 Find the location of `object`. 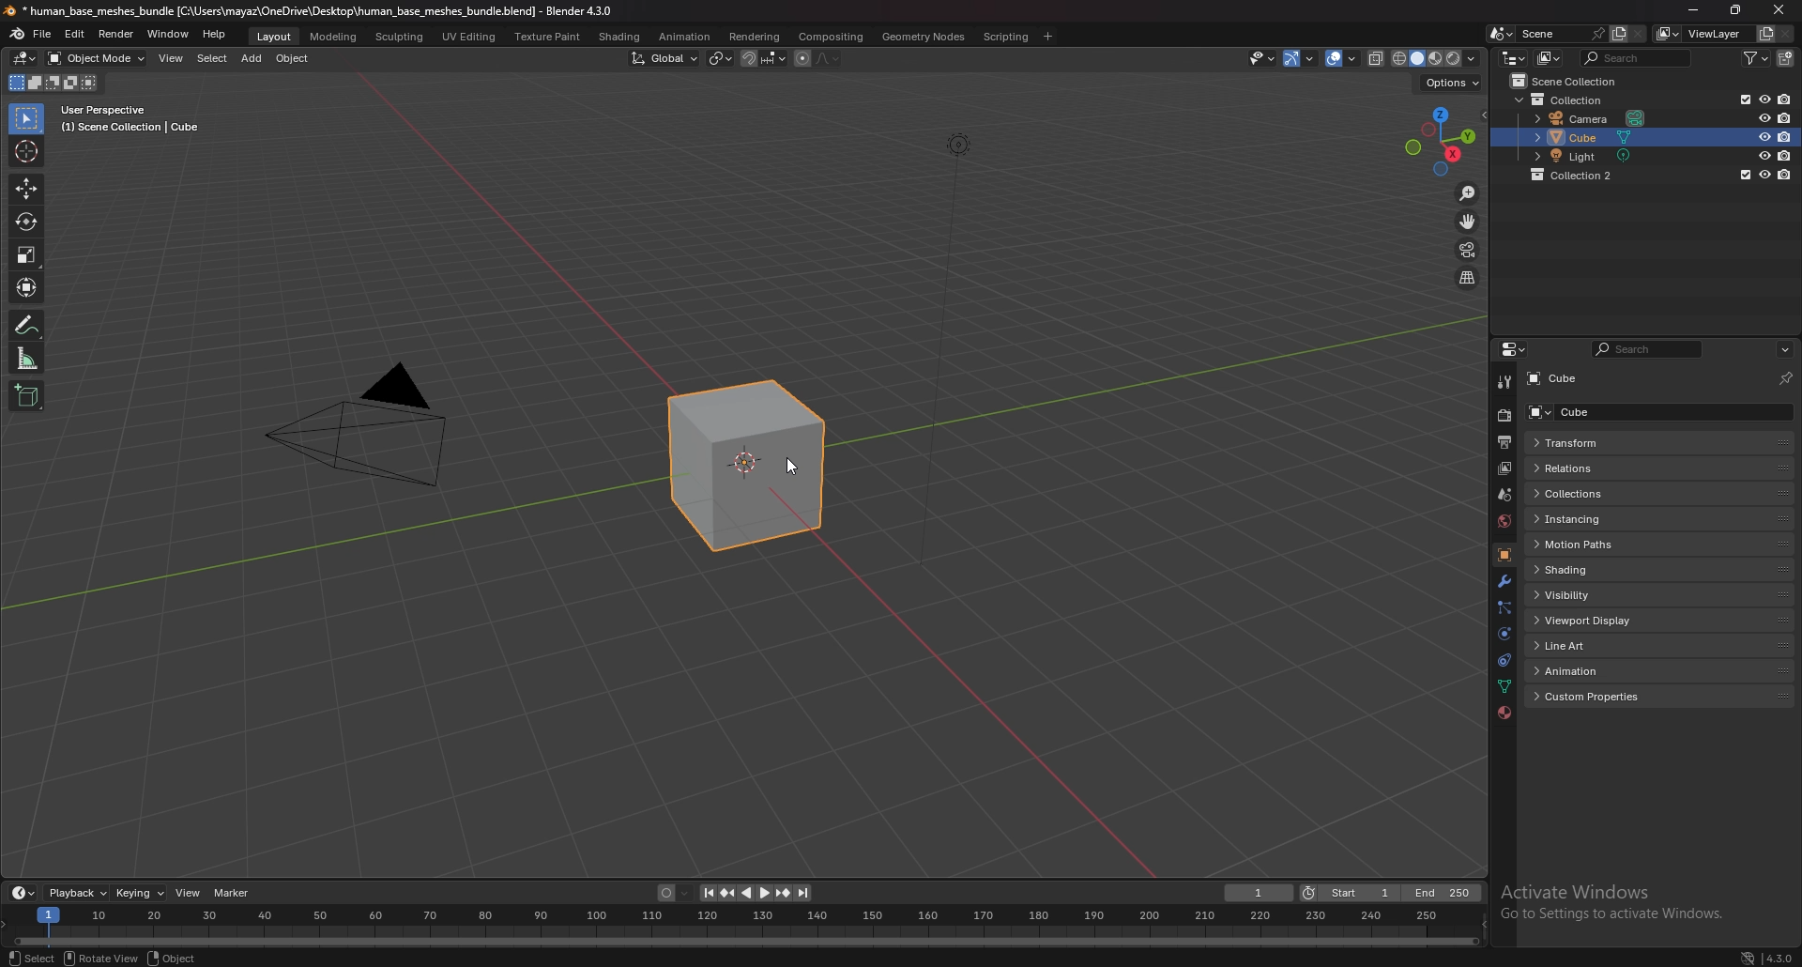

object is located at coordinates (294, 58).